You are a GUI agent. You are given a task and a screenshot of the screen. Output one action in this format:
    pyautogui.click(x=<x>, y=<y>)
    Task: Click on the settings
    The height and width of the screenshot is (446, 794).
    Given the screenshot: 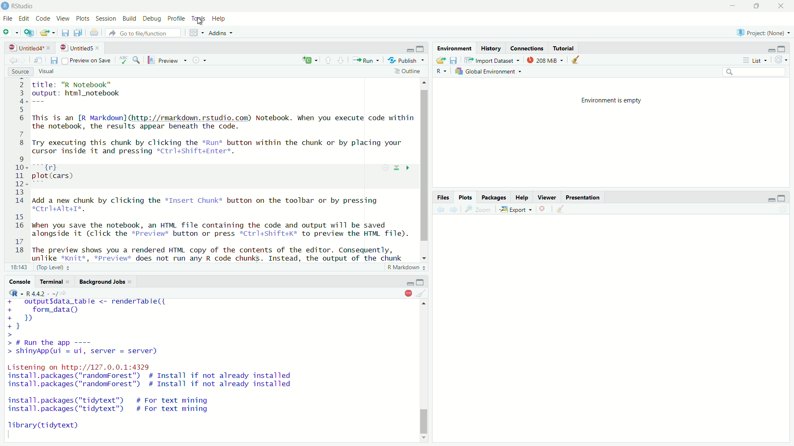 What is the action you would take?
    pyautogui.click(x=201, y=60)
    